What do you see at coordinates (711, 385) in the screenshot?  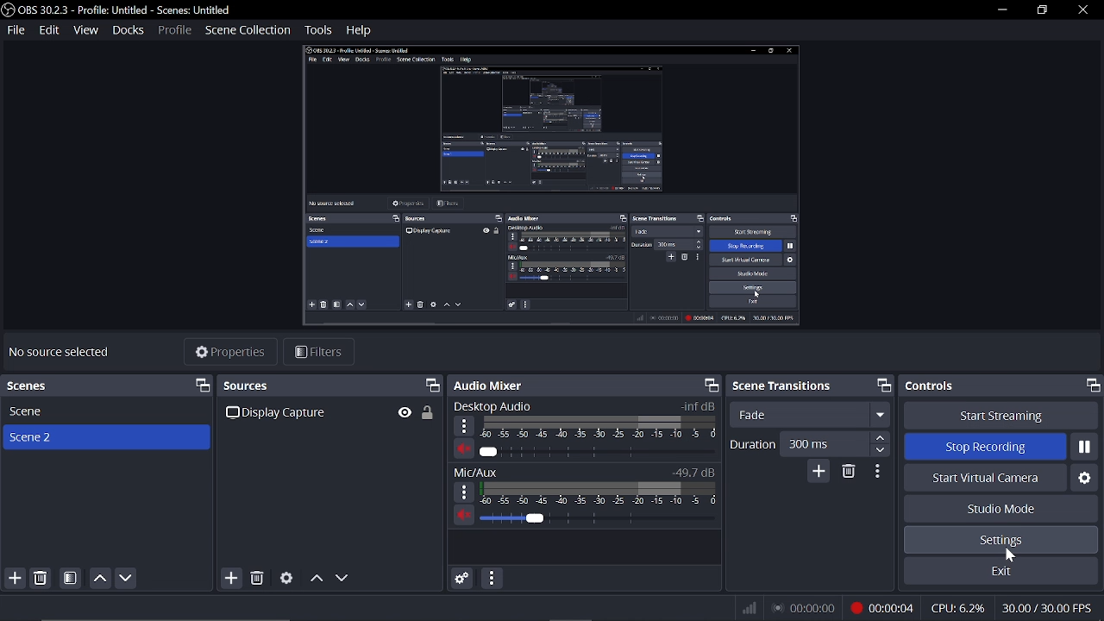 I see `toggle audio mixer` at bounding box center [711, 385].